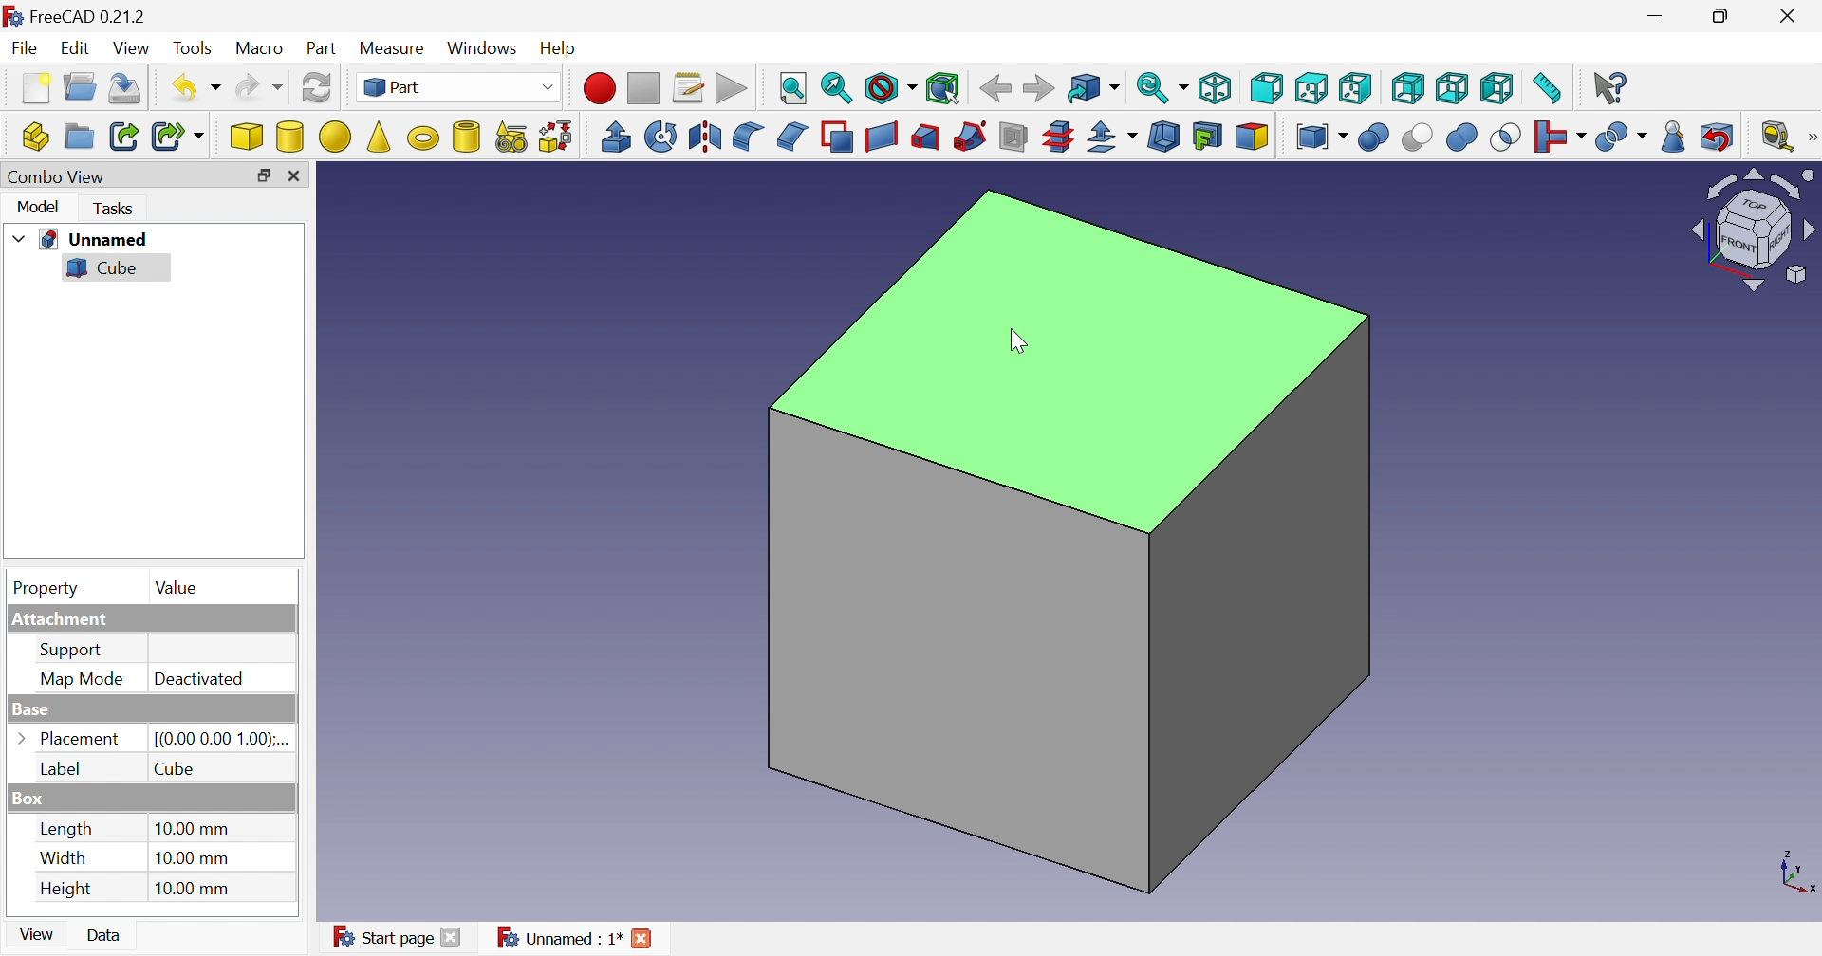  I want to click on Create primitives, so click(512, 136).